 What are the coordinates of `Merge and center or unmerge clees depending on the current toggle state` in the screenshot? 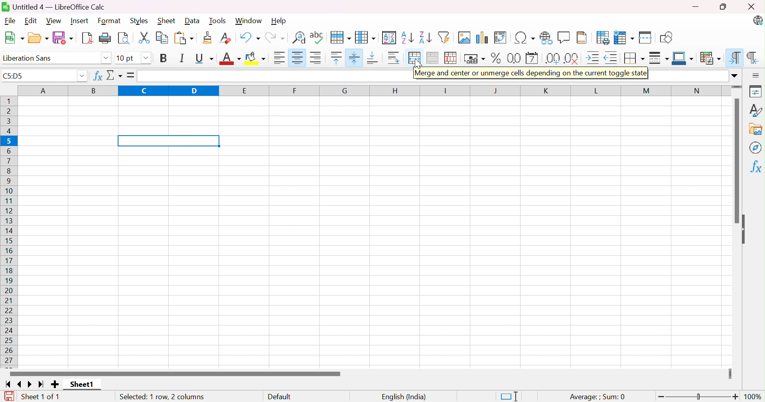 It's located at (532, 74).